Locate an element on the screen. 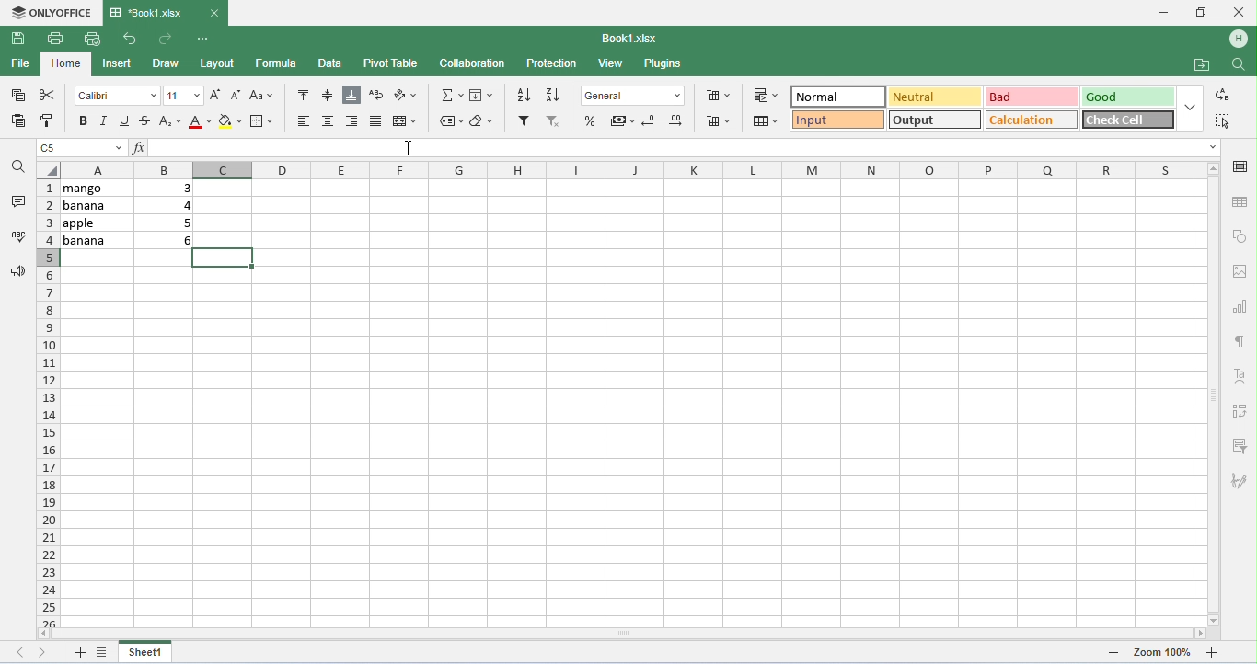  align left is located at coordinates (306, 122).